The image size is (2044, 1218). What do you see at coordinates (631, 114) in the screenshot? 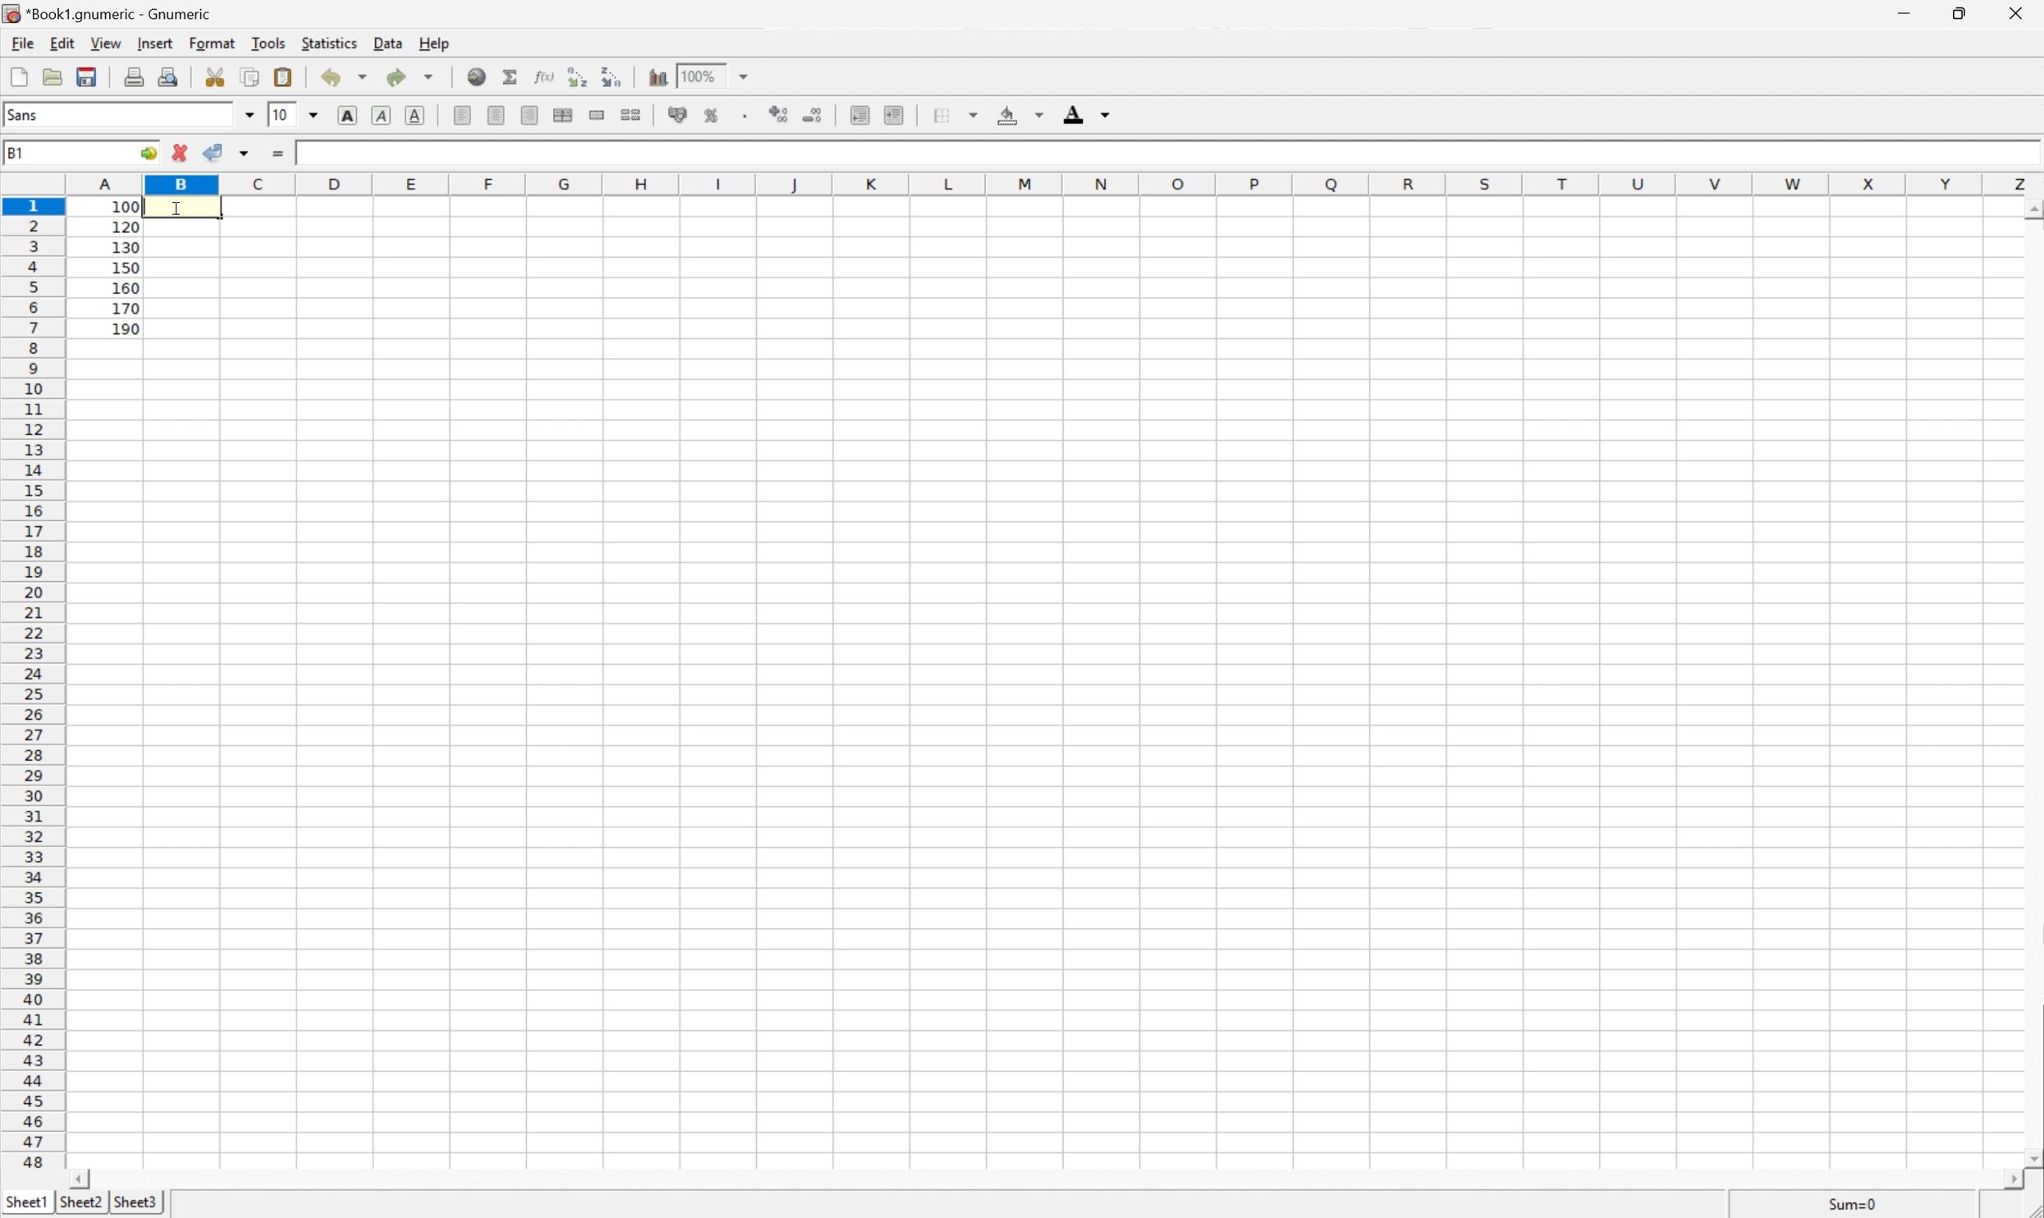
I see `Split the ranges of merged cells` at bounding box center [631, 114].